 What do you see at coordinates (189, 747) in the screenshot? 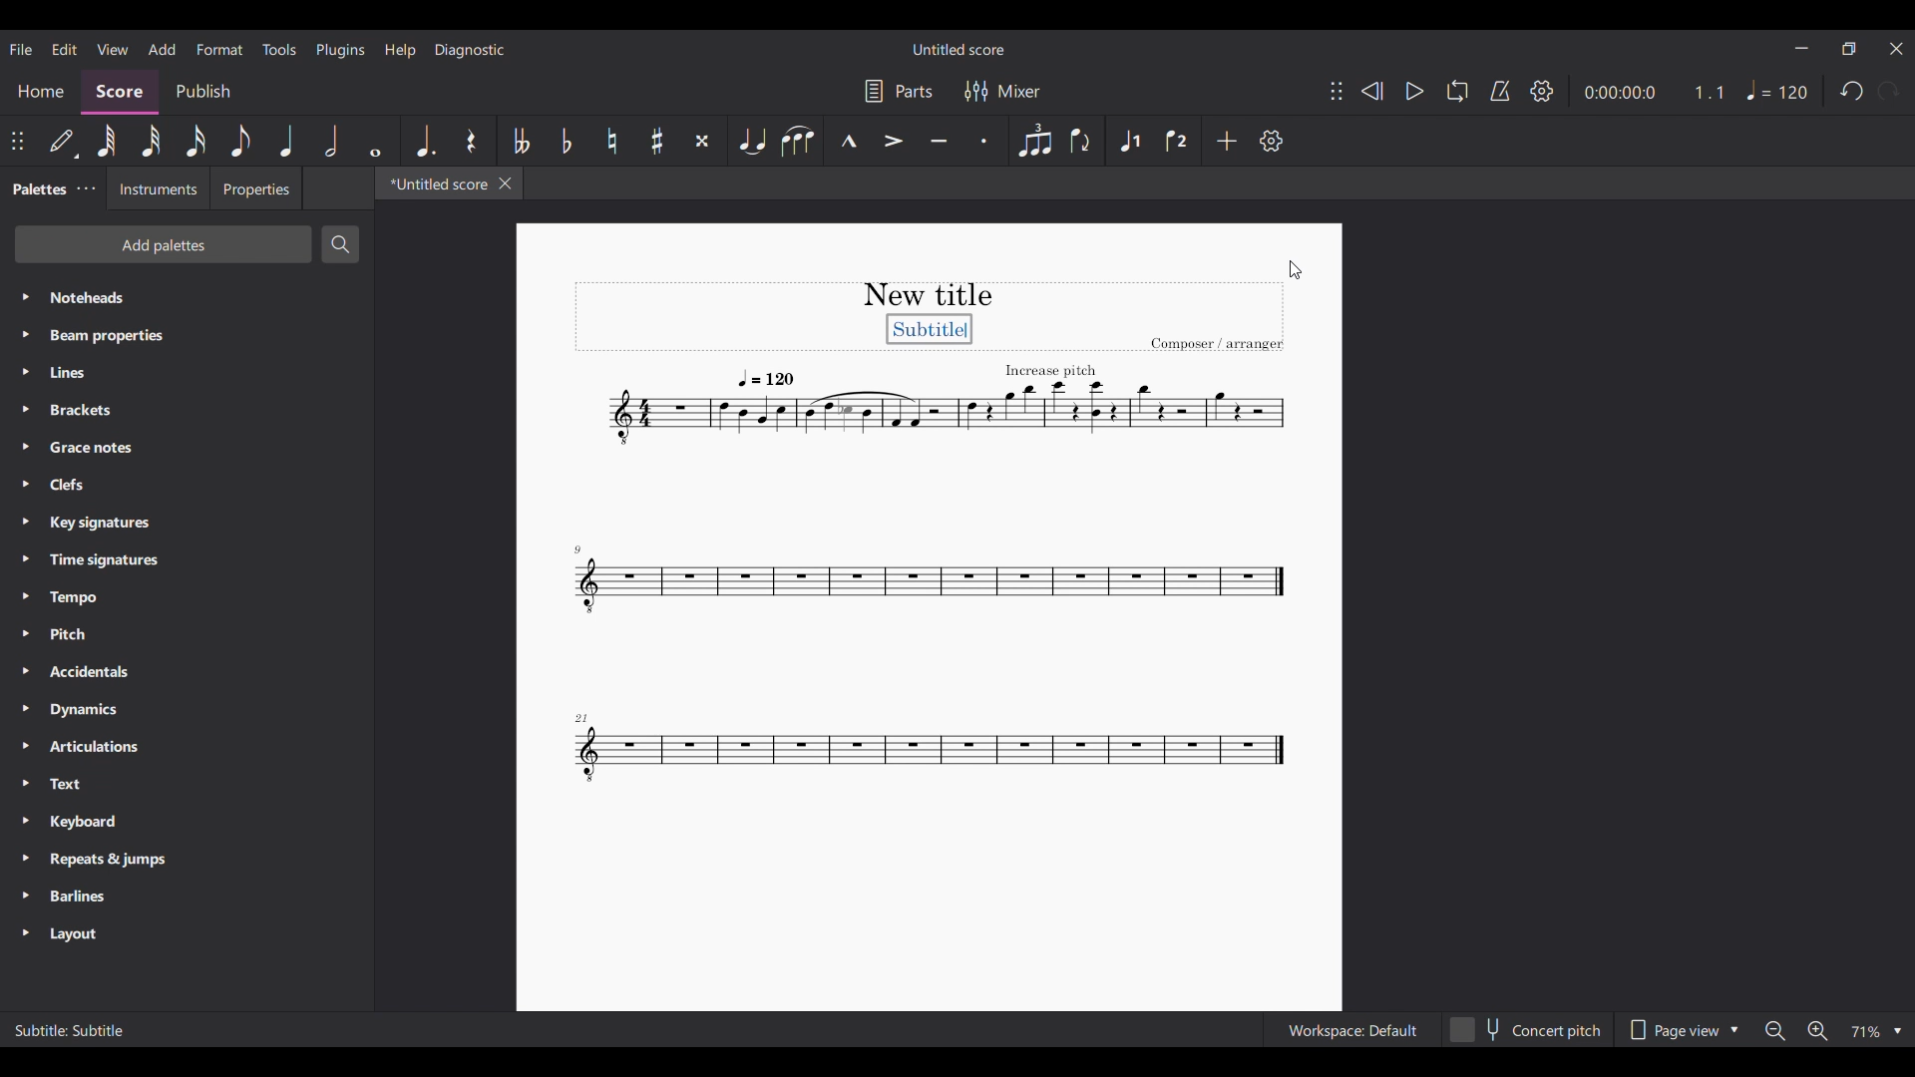
I see `Articulations` at bounding box center [189, 747].